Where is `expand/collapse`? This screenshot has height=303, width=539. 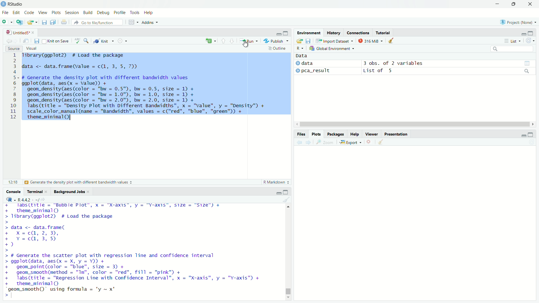 expand/collapse is located at coordinates (298, 70).